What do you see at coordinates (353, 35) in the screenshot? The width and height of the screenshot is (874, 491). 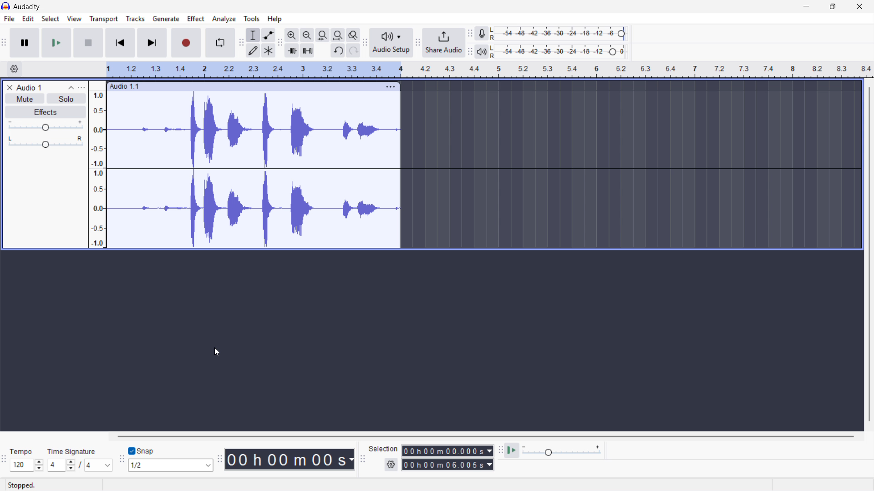 I see `toggle zoom` at bounding box center [353, 35].